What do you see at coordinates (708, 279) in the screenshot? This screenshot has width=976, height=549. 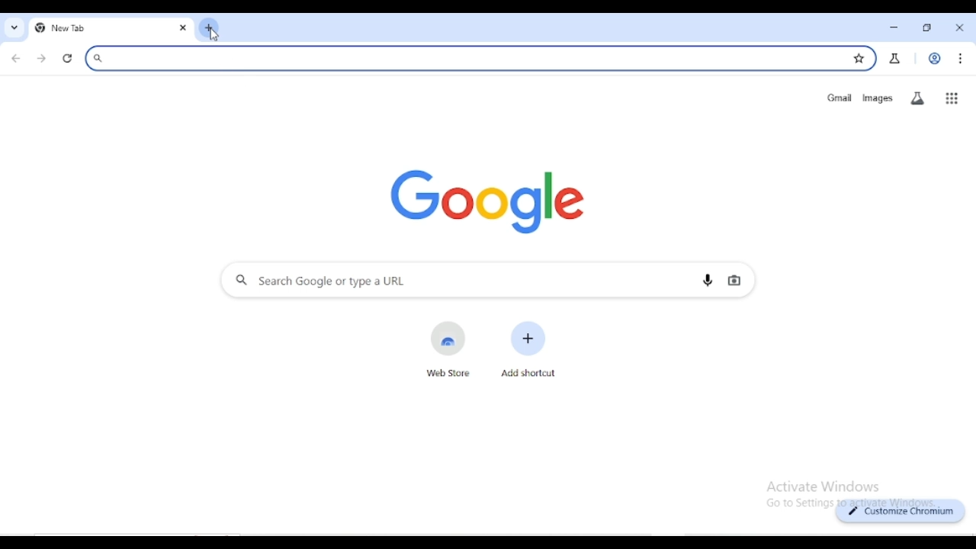 I see `search by voice` at bounding box center [708, 279].